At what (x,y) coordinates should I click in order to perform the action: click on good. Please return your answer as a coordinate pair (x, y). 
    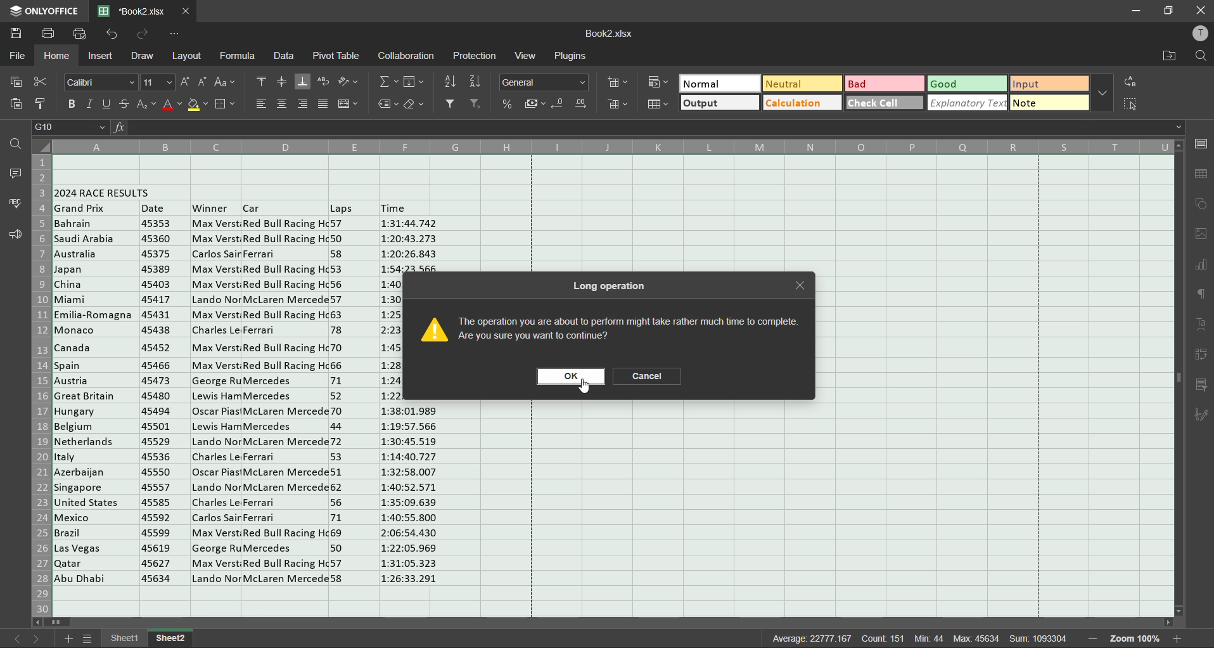
    Looking at the image, I should click on (967, 84).